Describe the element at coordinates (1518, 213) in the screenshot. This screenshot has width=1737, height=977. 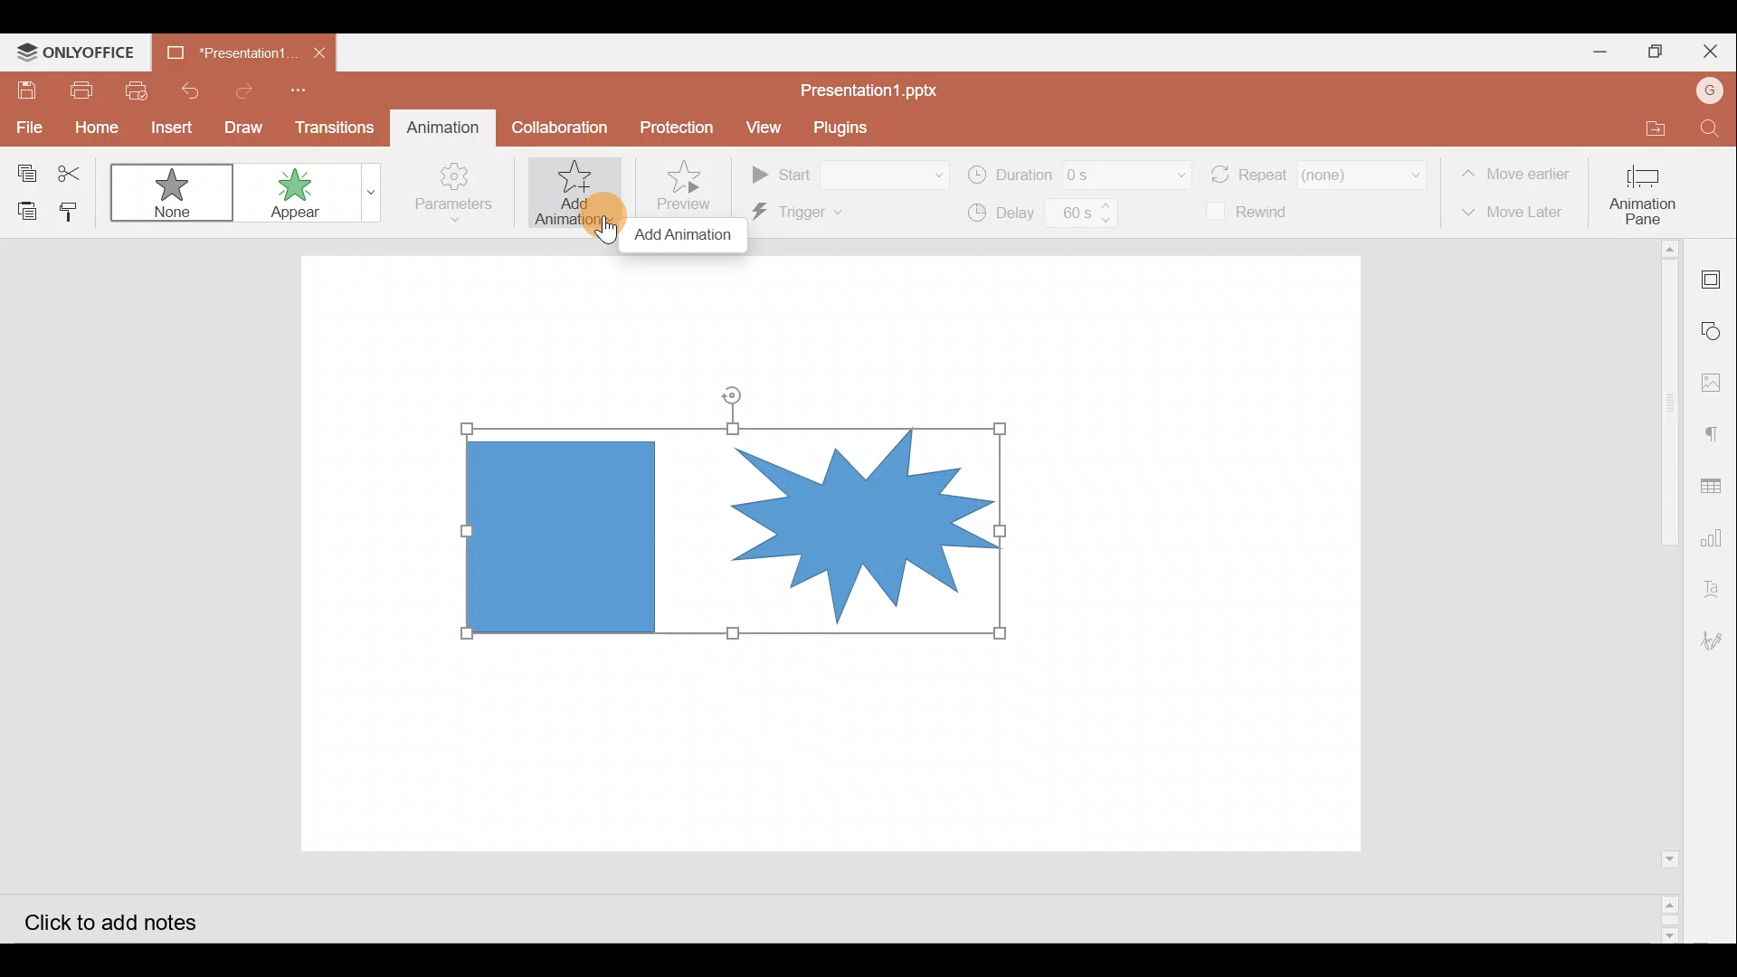
I see `Move later` at that location.